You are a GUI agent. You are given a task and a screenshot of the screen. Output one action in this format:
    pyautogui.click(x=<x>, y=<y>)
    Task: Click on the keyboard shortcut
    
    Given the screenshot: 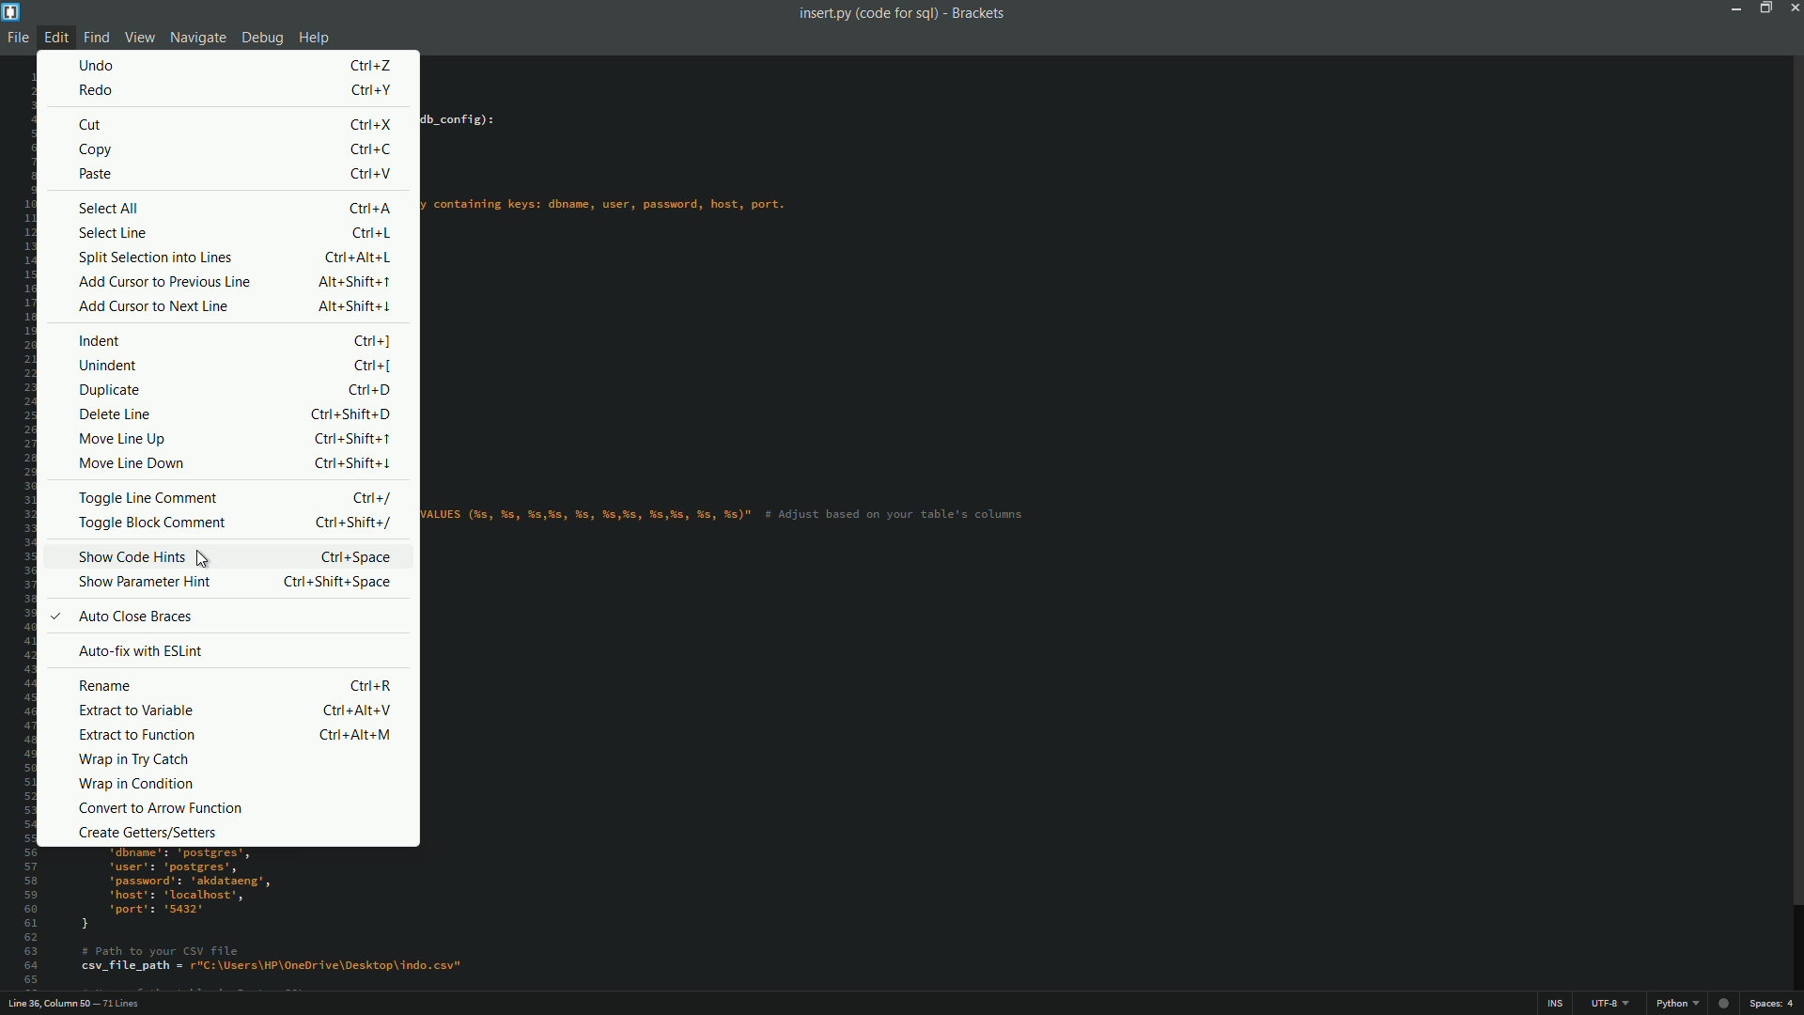 What is the action you would take?
    pyautogui.click(x=351, y=464)
    